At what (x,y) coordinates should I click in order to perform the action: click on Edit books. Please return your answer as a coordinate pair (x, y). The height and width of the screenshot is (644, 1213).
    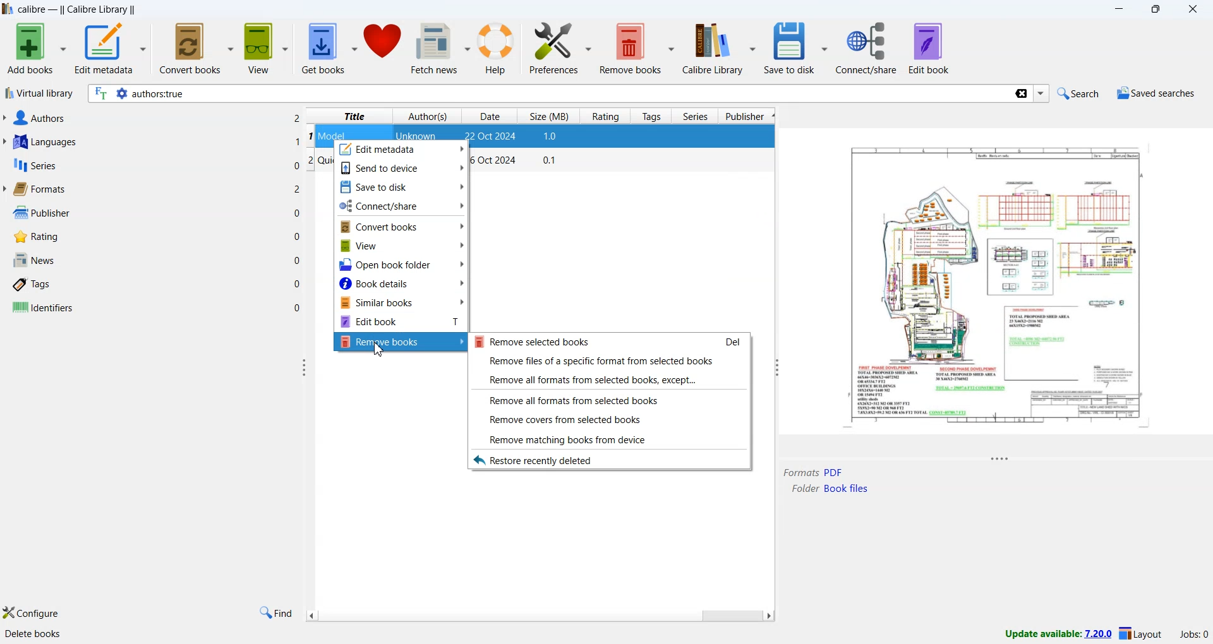
    Looking at the image, I should click on (401, 322).